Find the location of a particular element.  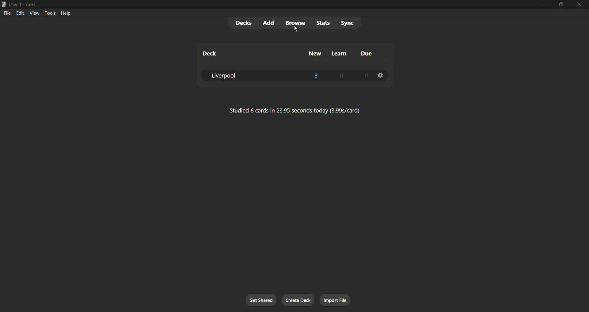

due column is located at coordinates (366, 54).